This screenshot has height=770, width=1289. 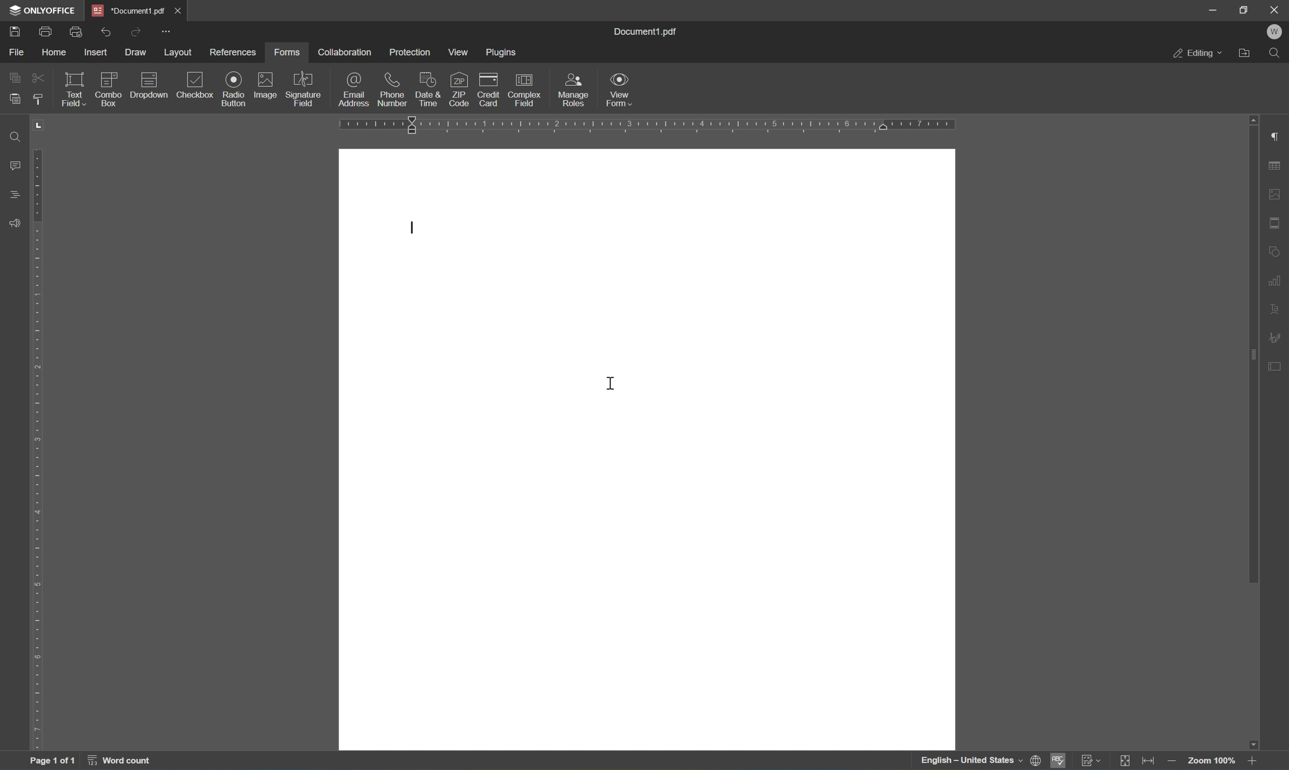 I want to click on forms, so click(x=288, y=52).